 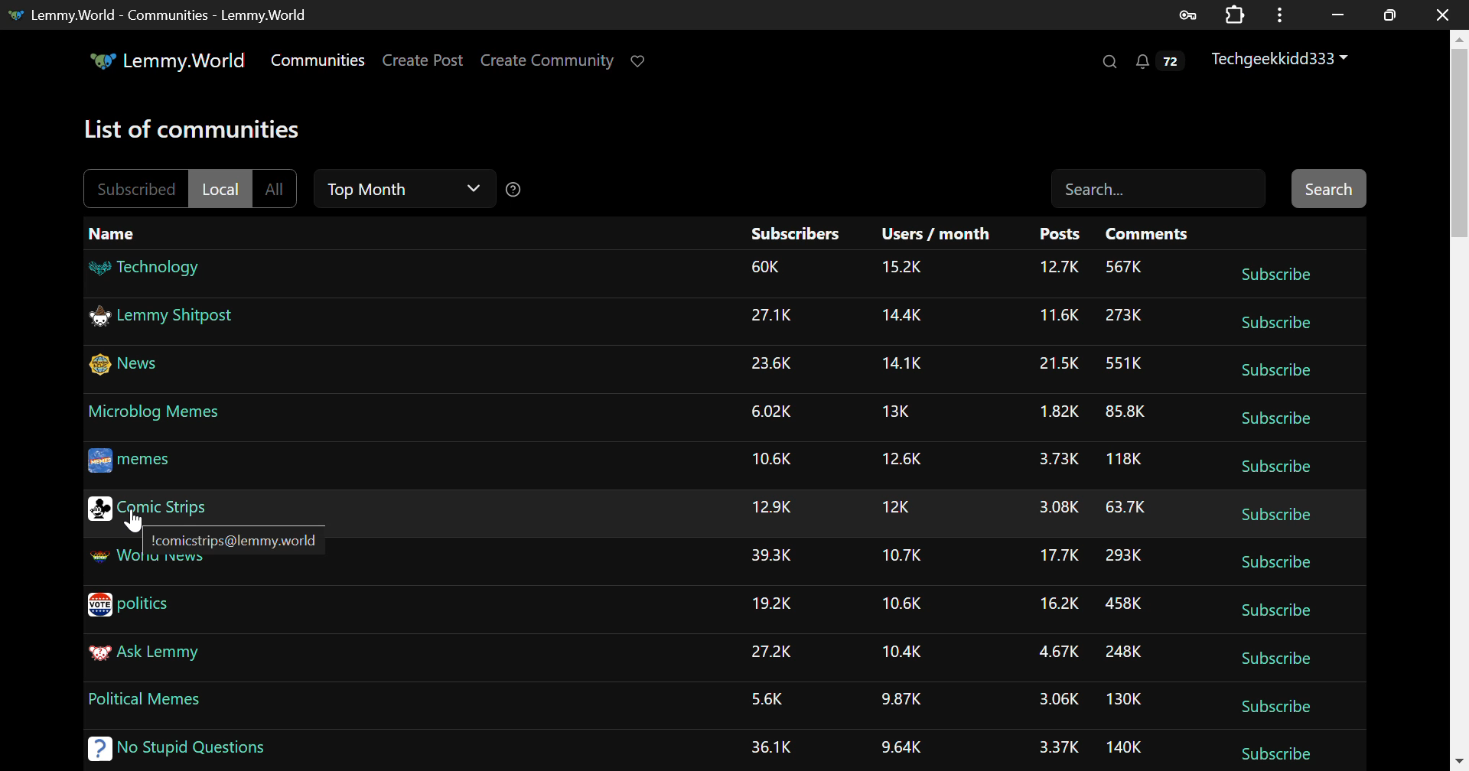 What do you see at coordinates (1055, 554) in the screenshot?
I see `Amount` at bounding box center [1055, 554].